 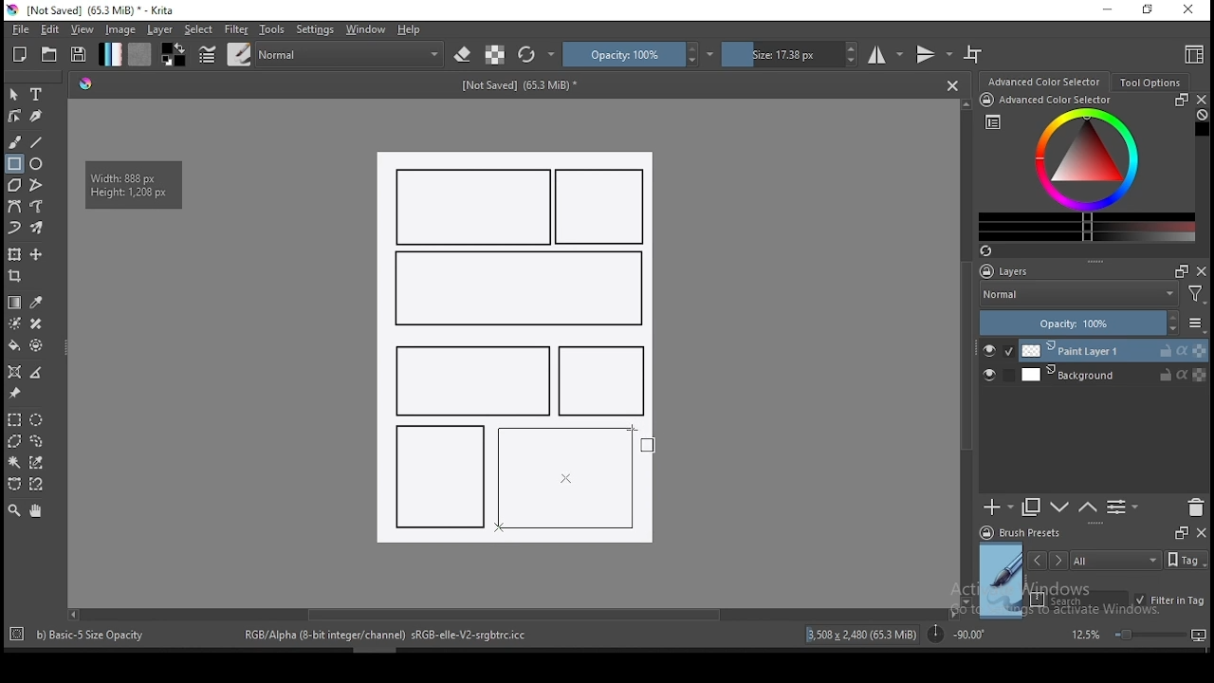 What do you see at coordinates (36, 345) in the screenshot?
I see `enclose and fill tool` at bounding box center [36, 345].